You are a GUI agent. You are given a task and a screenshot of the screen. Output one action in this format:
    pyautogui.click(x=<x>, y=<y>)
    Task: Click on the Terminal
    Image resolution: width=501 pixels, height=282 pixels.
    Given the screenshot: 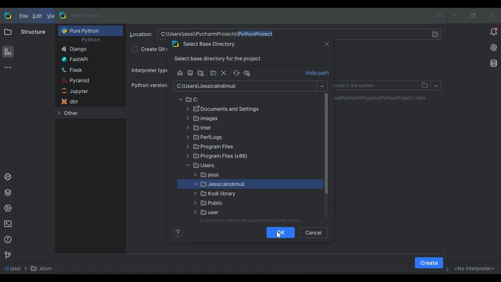 What is the action you would take?
    pyautogui.click(x=8, y=224)
    